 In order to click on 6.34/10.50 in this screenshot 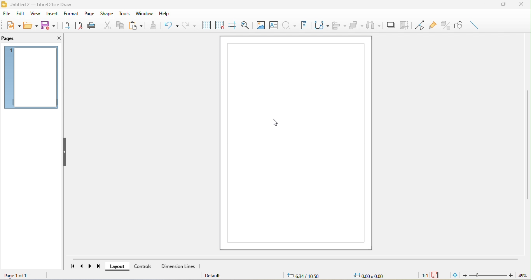, I will do `click(309, 276)`.